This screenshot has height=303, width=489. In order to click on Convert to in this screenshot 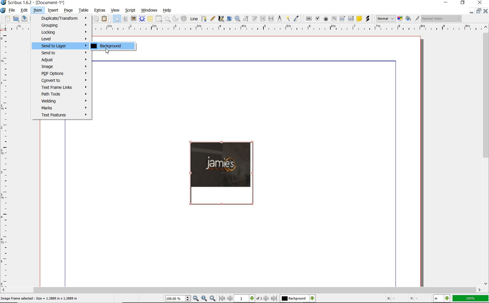, I will do `click(62, 80)`.